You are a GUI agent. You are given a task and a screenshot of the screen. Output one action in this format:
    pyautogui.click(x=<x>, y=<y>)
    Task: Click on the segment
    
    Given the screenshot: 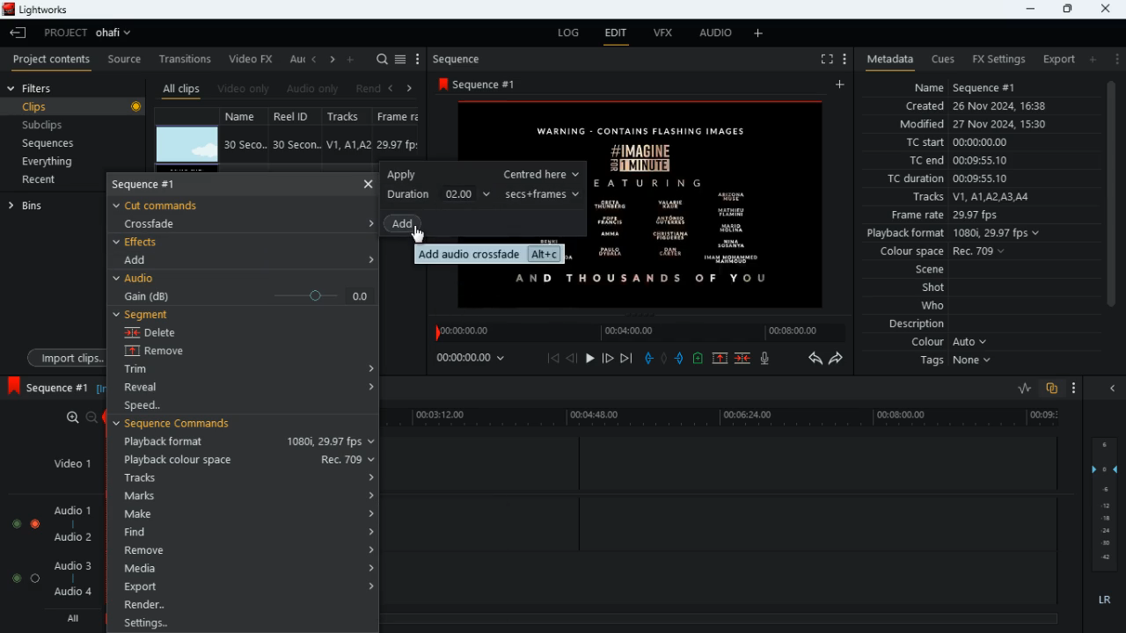 What is the action you would take?
    pyautogui.click(x=146, y=315)
    